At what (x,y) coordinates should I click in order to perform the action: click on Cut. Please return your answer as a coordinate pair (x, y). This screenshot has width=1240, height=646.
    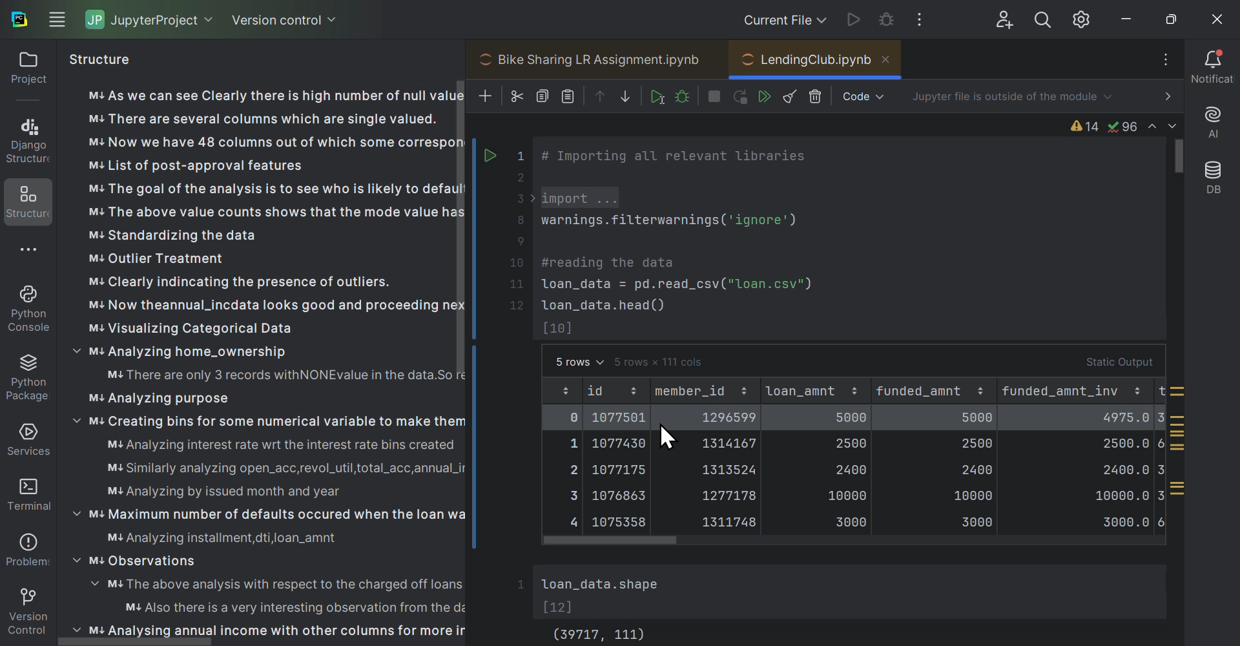
    Looking at the image, I should click on (517, 99).